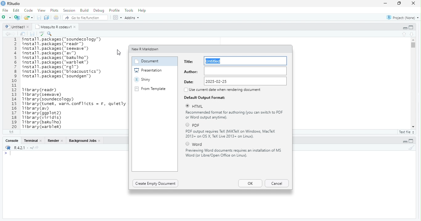 The image size is (421, 221). What do you see at coordinates (411, 27) in the screenshot?
I see `full view` at bounding box center [411, 27].